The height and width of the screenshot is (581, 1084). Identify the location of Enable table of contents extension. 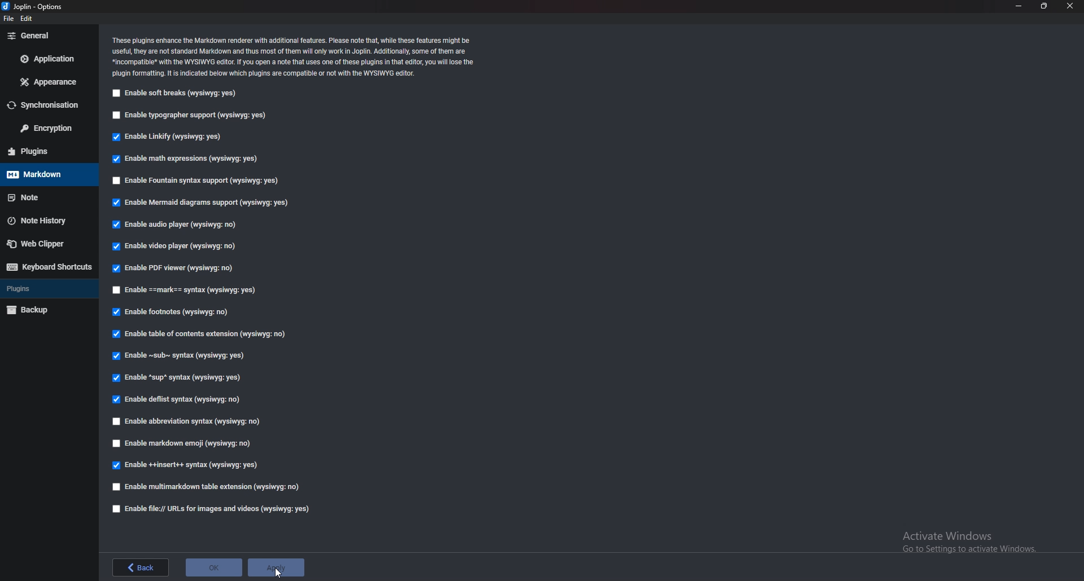
(199, 336).